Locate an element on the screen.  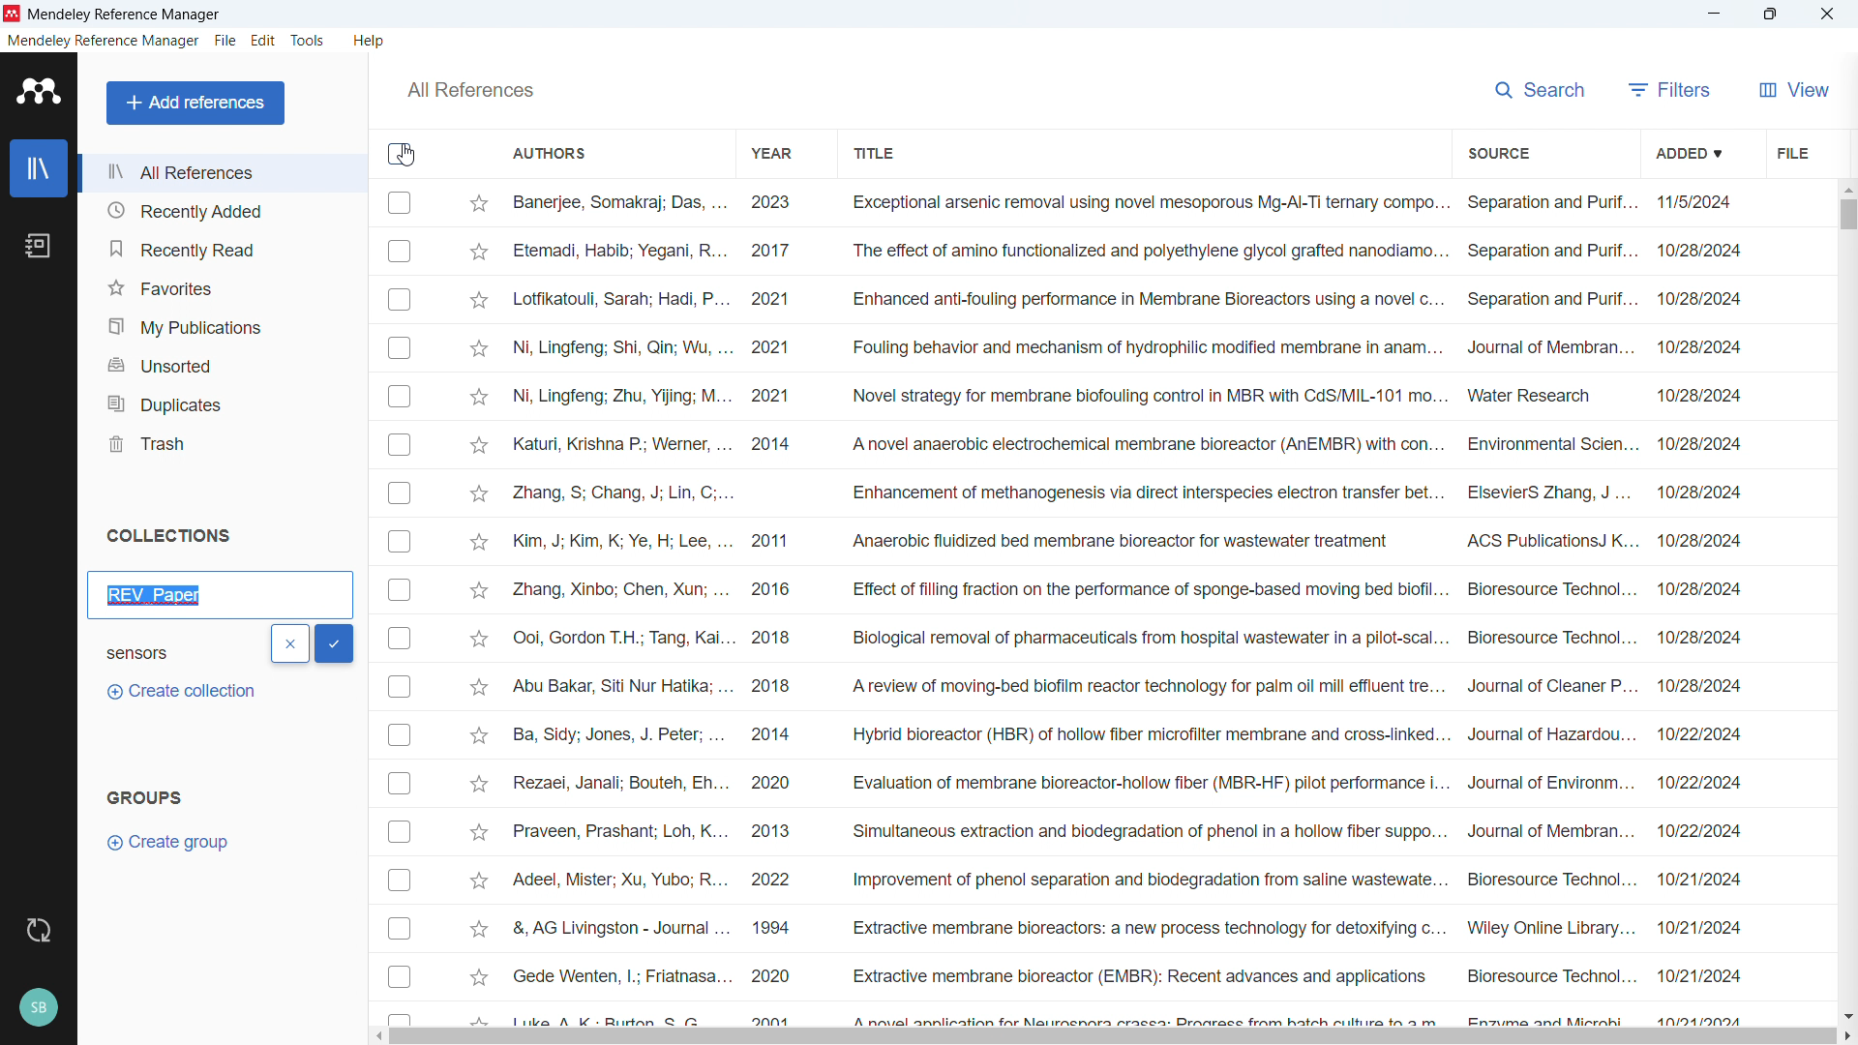
Ooi, Gordon T.H.; Tang, Kai... 2018 Biological removal of pharmaceuticals from hospital wastewater in a pilot-scal... Bioresource Technol... 10/28/2024 is located at coordinates (1127, 637).